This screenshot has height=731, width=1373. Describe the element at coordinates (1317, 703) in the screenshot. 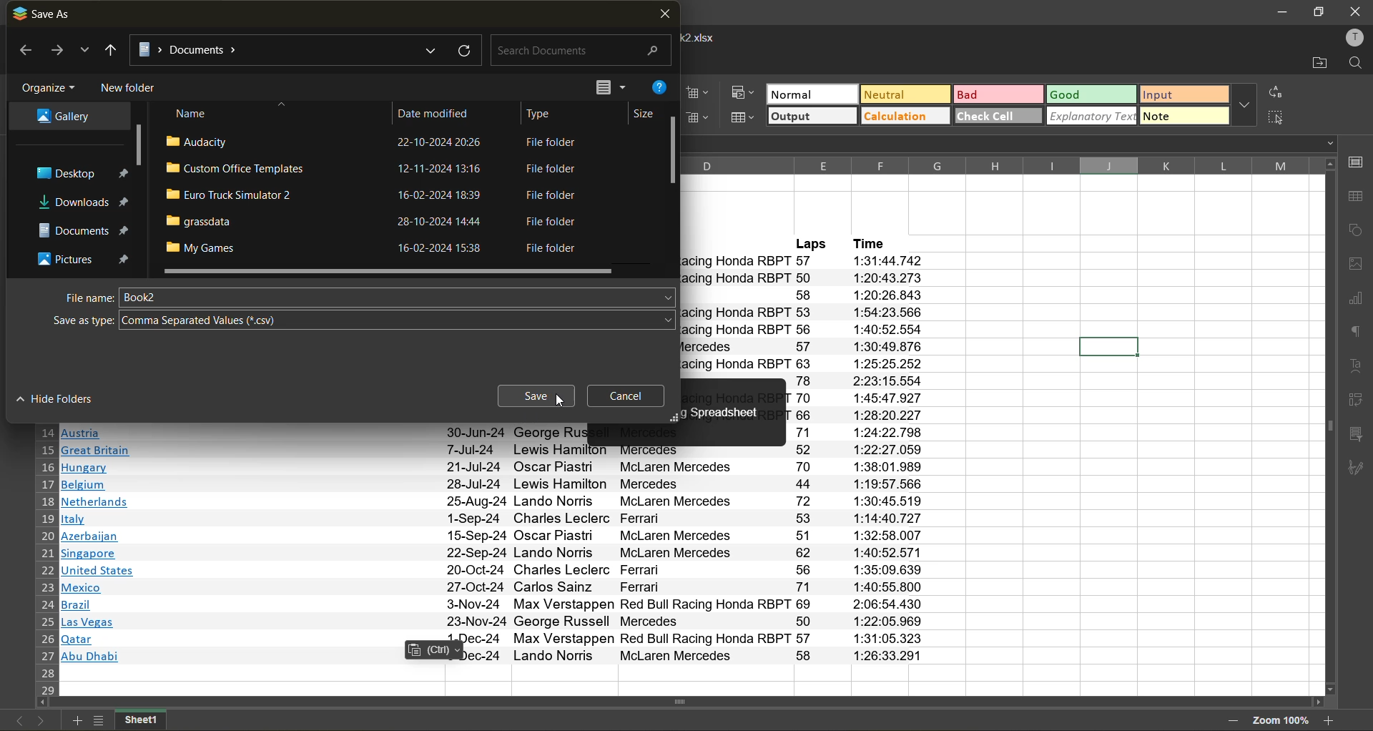

I see `move right` at that location.